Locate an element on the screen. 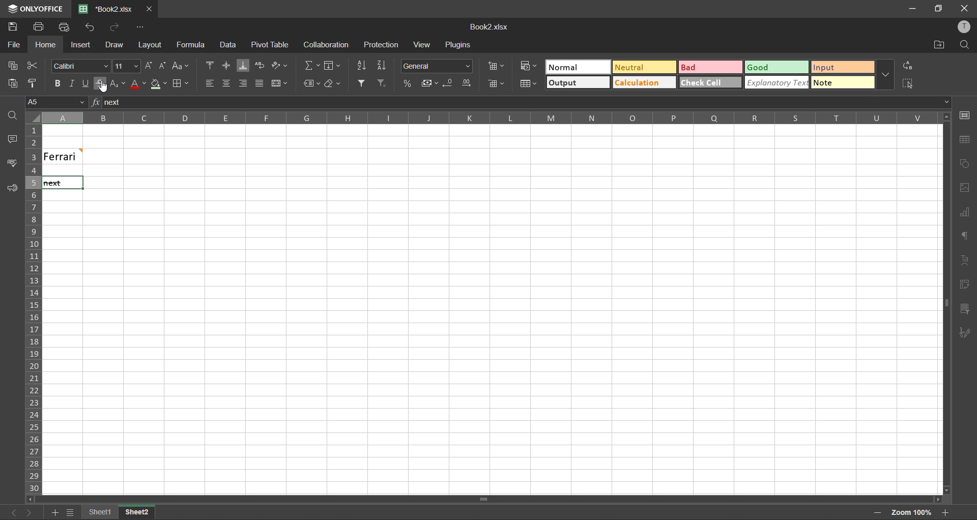 This screenshot has width=977, height=520. slicer is located at coordinates (967, 309).